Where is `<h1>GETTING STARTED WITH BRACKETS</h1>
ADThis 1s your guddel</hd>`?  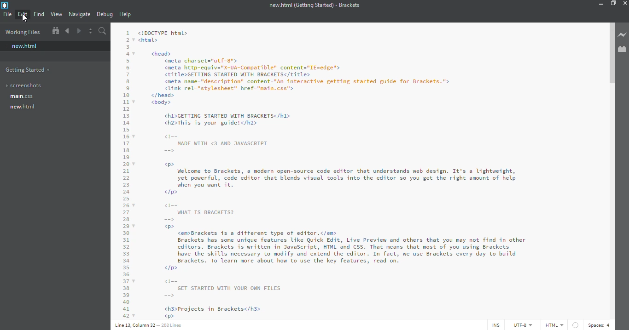
<h1>GETTING STARTED WITH BRACKETS</h1>
ADThis 1s your guddel</hd> is located at coordinates (233, 119).